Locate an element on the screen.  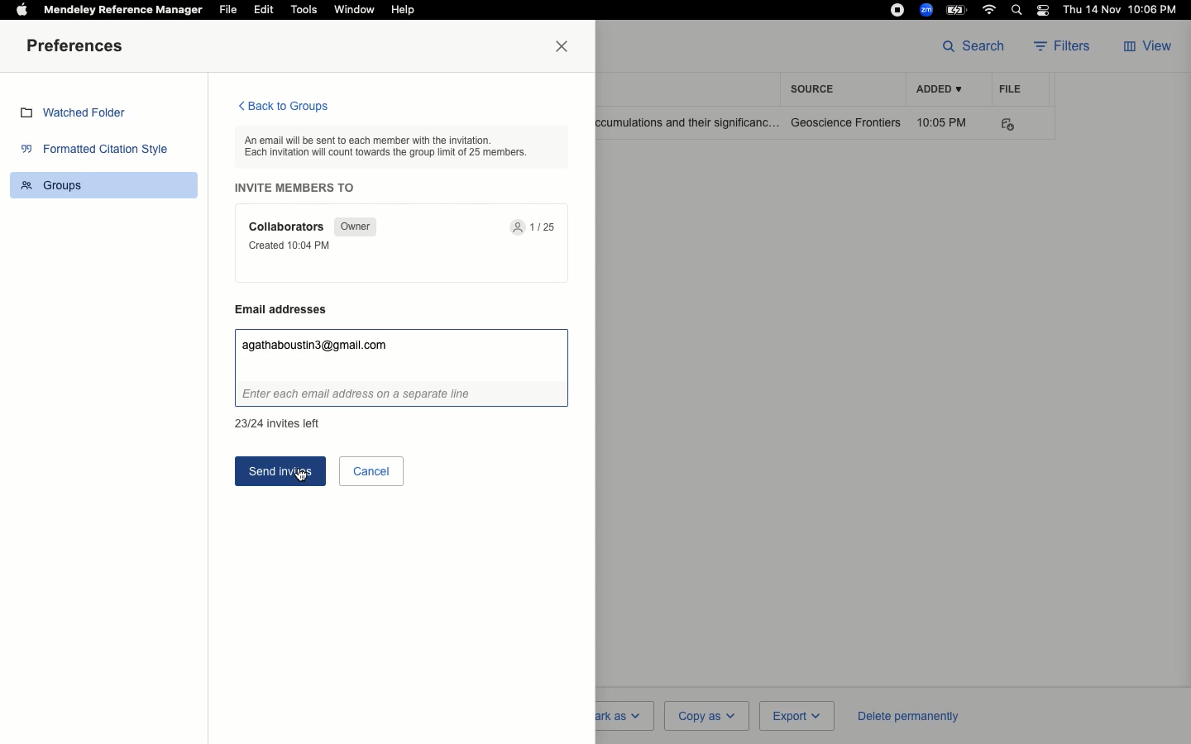
Email address is located at coordinates (289, 309).